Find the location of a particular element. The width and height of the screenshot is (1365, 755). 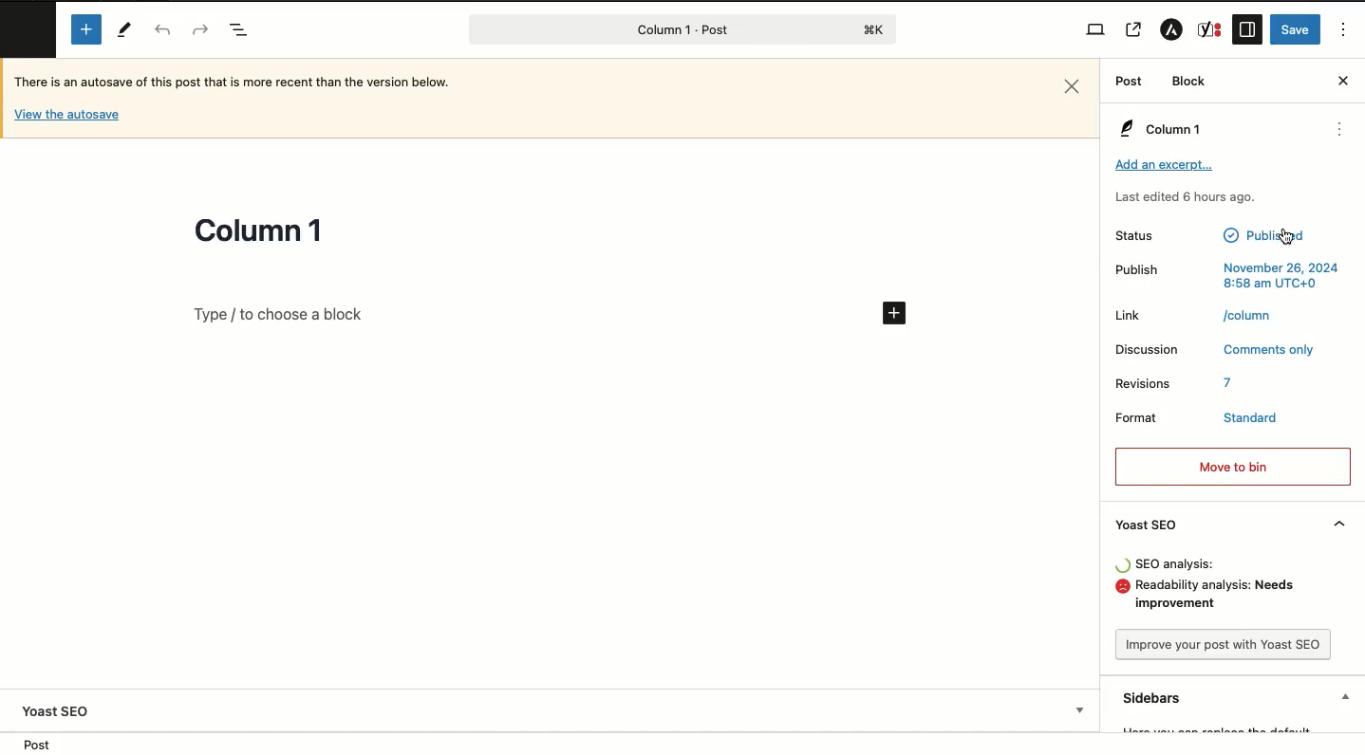

Post is located at coordinates (1128, 83).